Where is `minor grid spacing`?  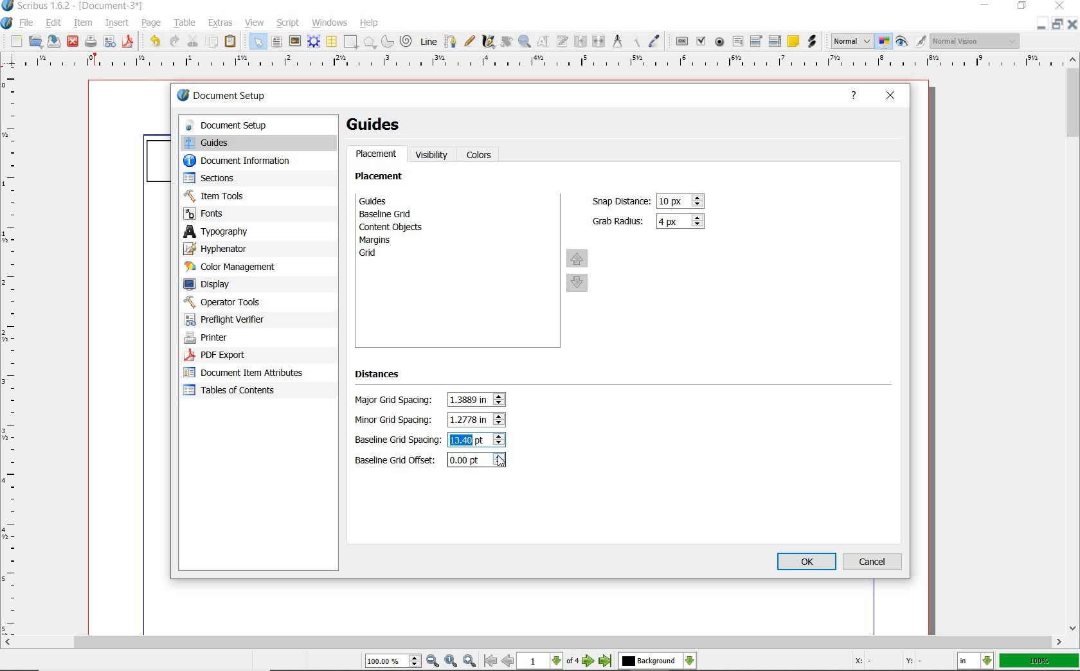 minor grid spacing is located at coordinates (468, 419).